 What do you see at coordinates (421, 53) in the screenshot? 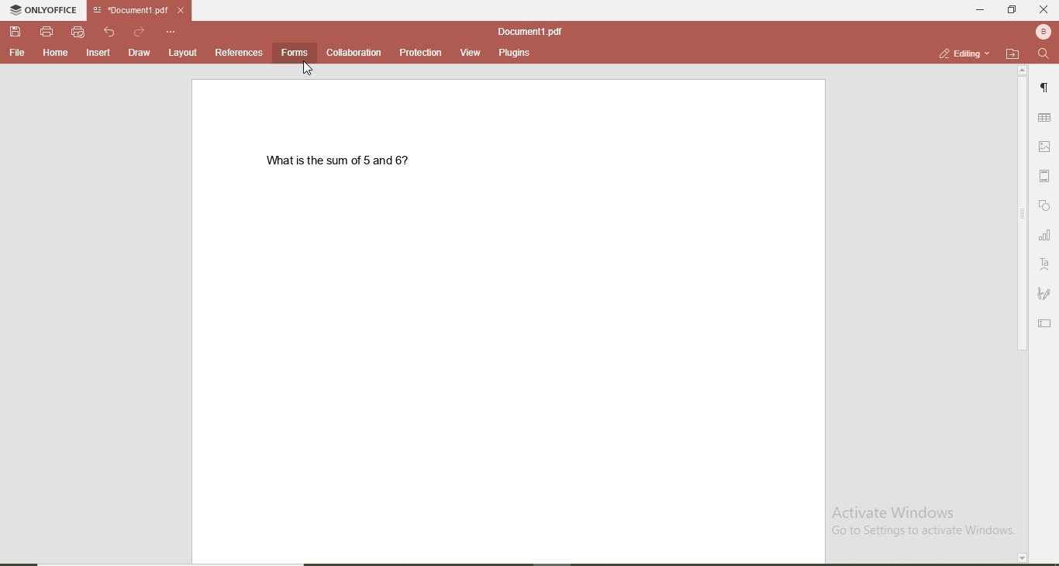
I see `protection` at bounding box center [421, 53].